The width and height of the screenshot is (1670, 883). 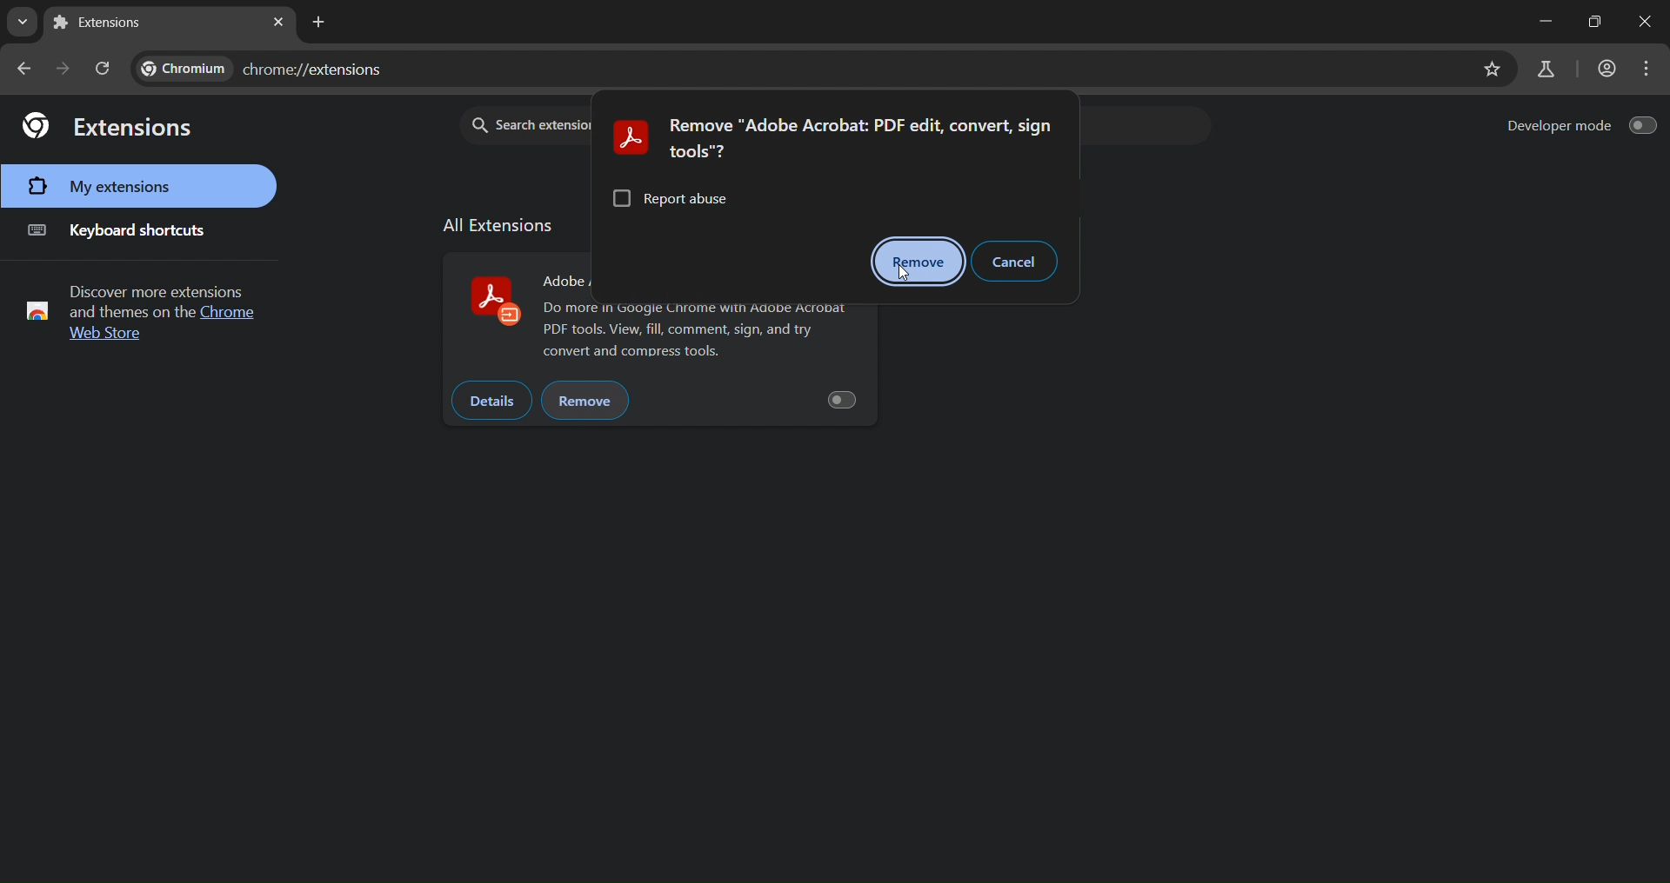 I want to click on current tab, so click(x=121, y=23).